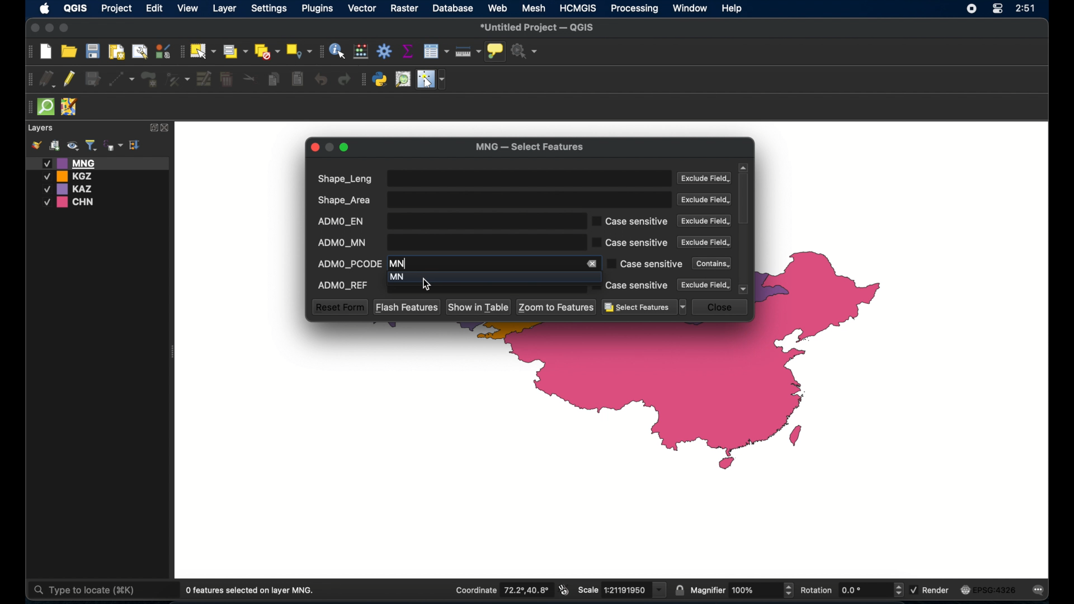  What do you see at coordinates (98, 163) in the screenshot?
I see `MNG` at bounding box center [98, 163].